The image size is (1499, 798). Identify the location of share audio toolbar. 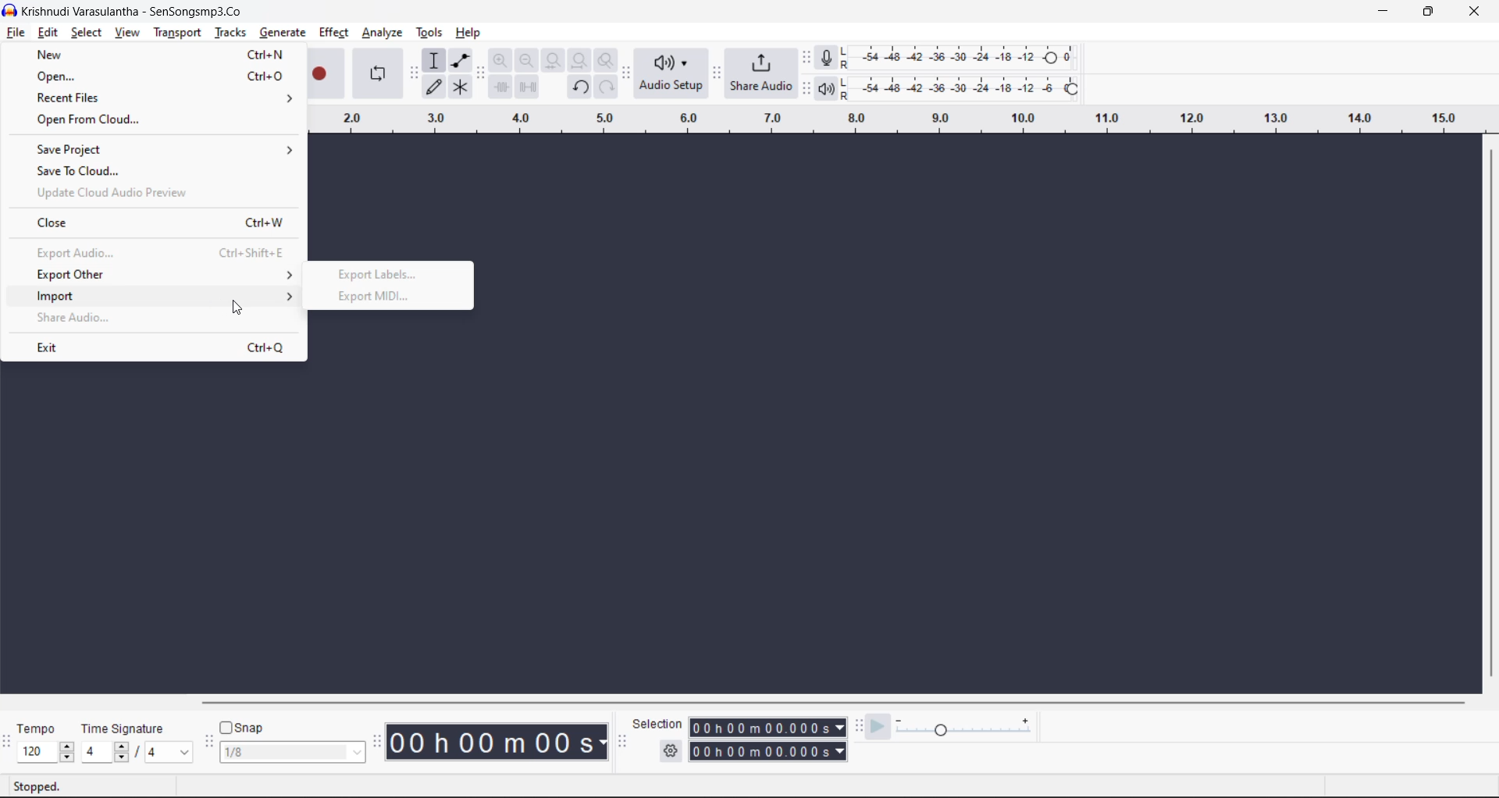
(718, 74).